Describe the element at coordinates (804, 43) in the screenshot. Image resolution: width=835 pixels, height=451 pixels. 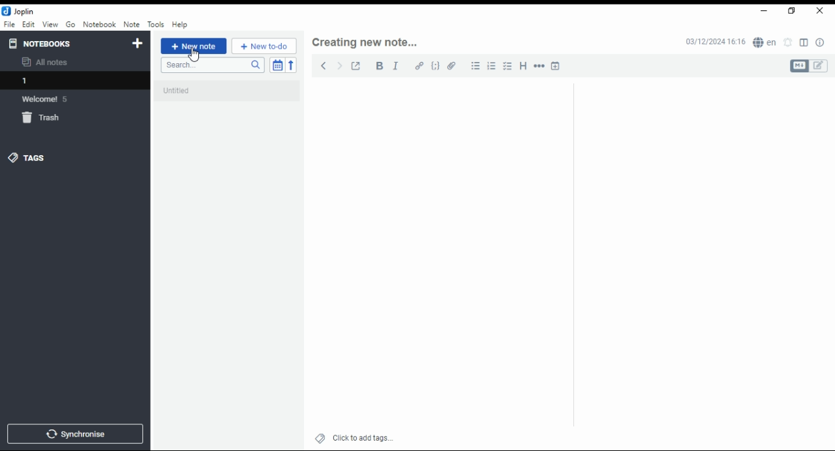
I see `toggle layout` at that location.